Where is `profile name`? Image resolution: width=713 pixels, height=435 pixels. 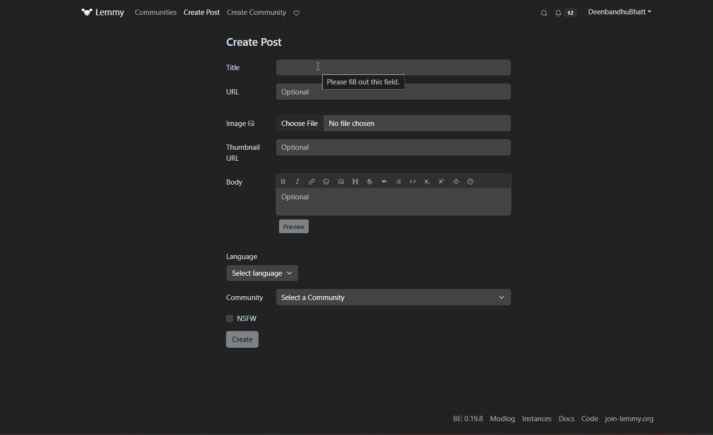 profile name is located at coordinates (618, 12).